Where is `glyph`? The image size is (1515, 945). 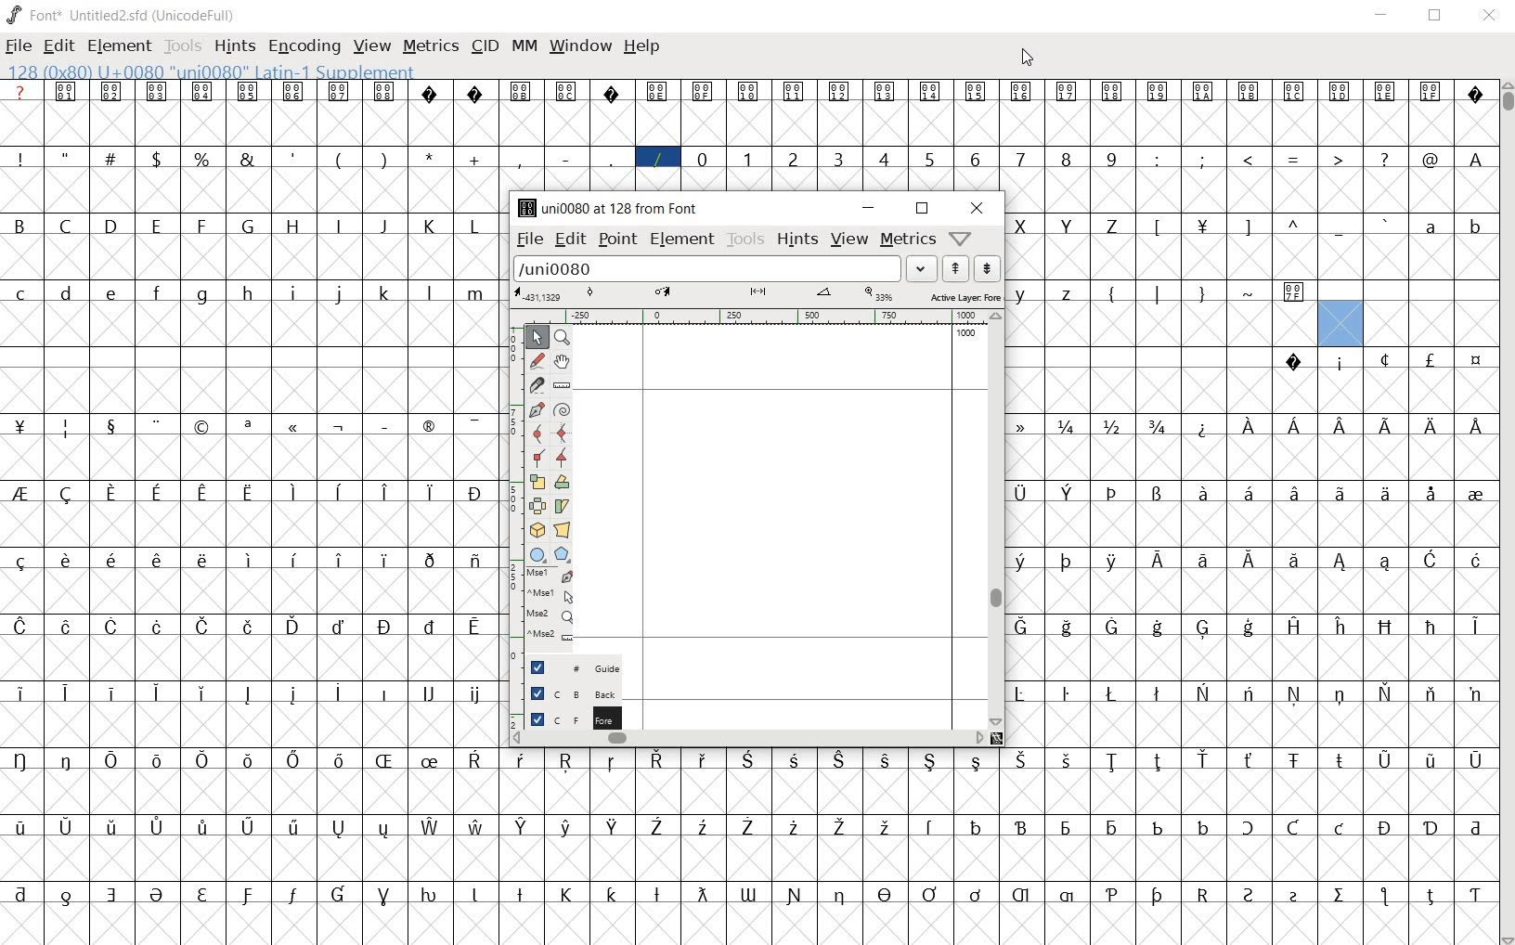 glyph is located at coordinates (1112, 426).